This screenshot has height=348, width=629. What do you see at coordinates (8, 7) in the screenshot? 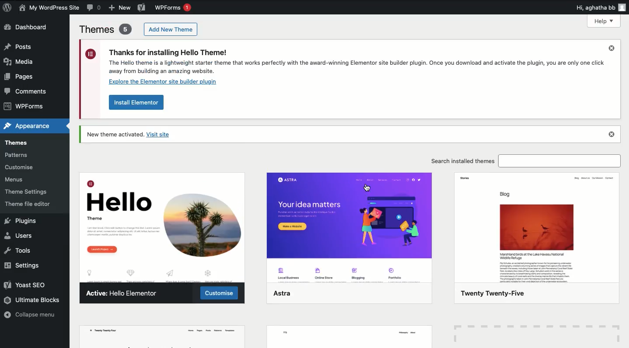
I see `Logo` at bounding box center [8, 7].